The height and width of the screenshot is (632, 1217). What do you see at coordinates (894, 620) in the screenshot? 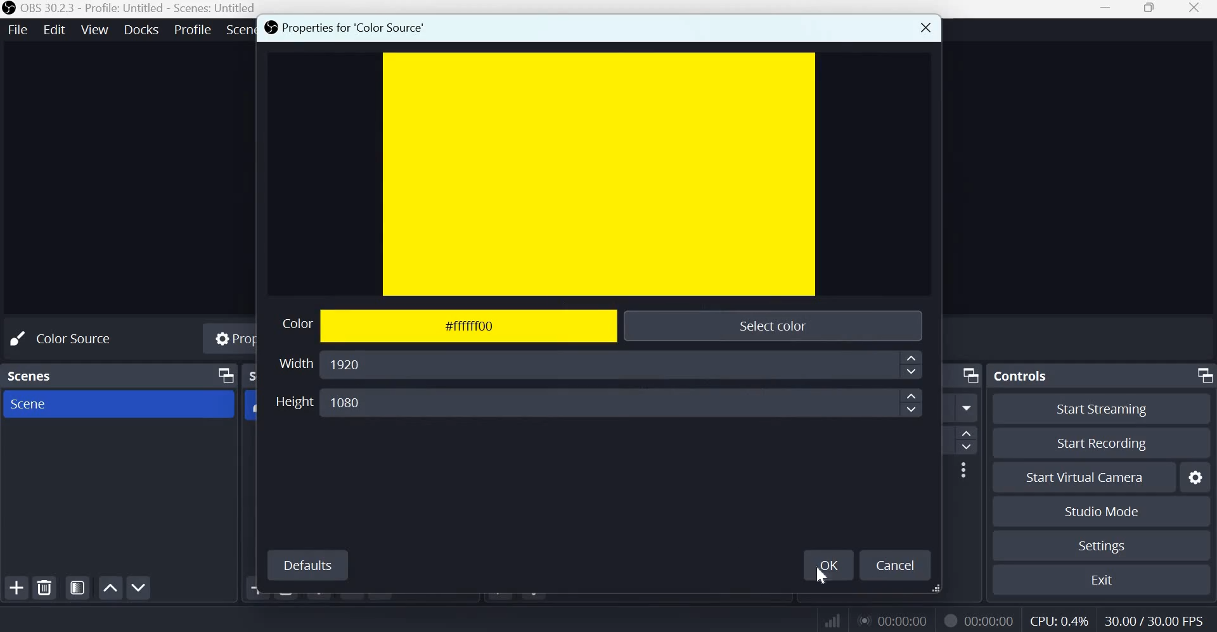
I see `Live Duration Timer` at bounding box center [894, 620].